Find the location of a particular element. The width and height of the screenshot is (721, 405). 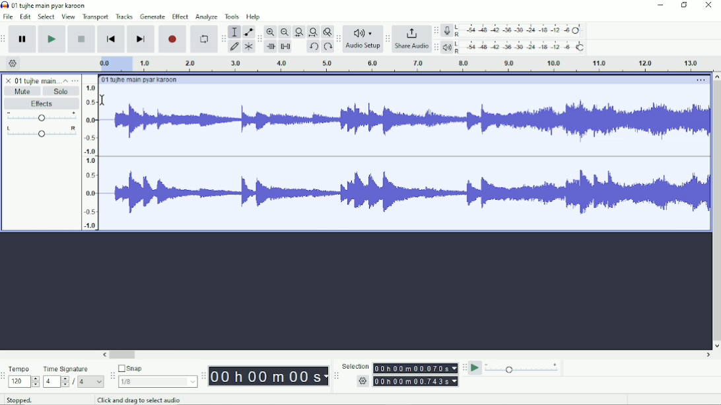

Zoom In is located at coordinates (271, 32).